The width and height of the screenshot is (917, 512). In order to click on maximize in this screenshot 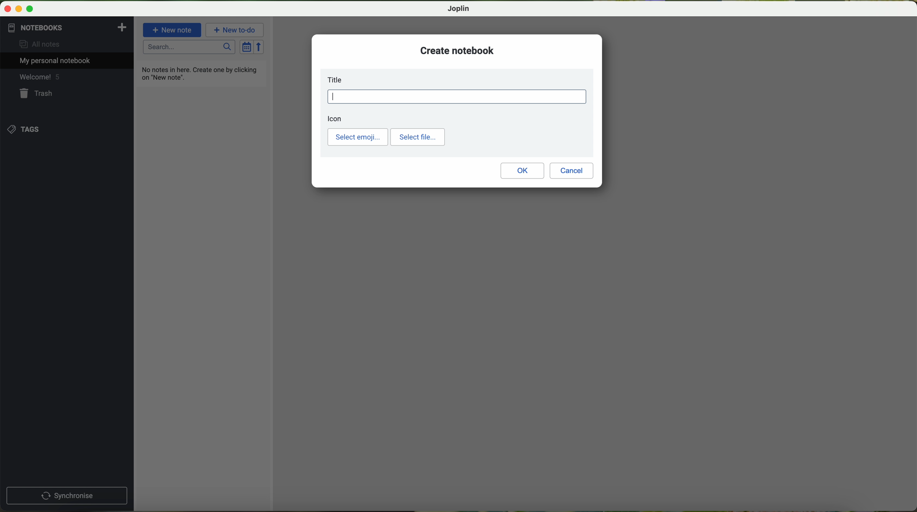, I will do `click(30, 9)`.